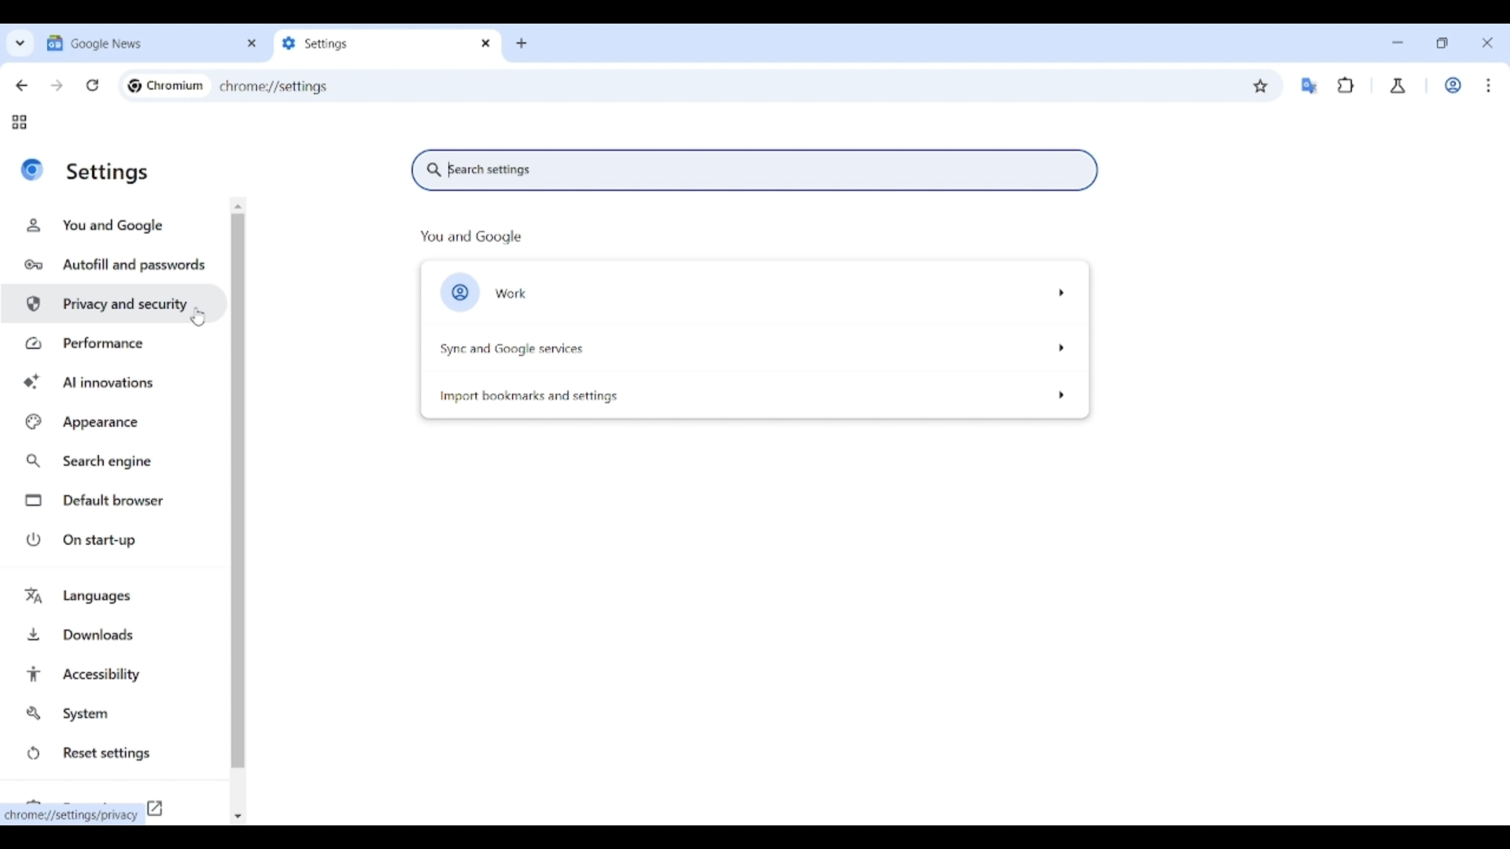 The width and height of the screenshot is (1510, 849). What do you see at coordinates (116, 539) in the screenshot?
I see `On start-up` at bounding box center [116, 539].